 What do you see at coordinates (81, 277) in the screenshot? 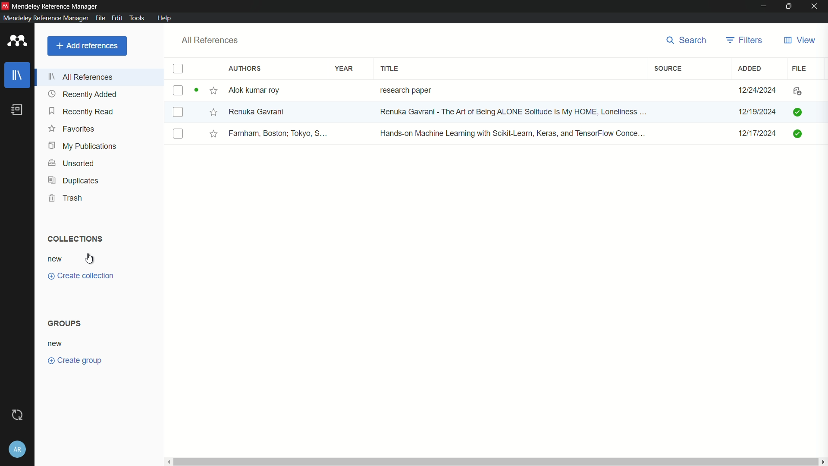
I see `create collection` at bounding box center [81, 277].